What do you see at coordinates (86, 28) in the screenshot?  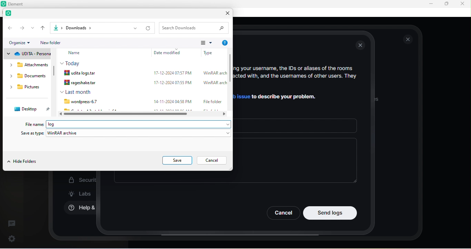 I see `file path` at bounding box center [86, 28].